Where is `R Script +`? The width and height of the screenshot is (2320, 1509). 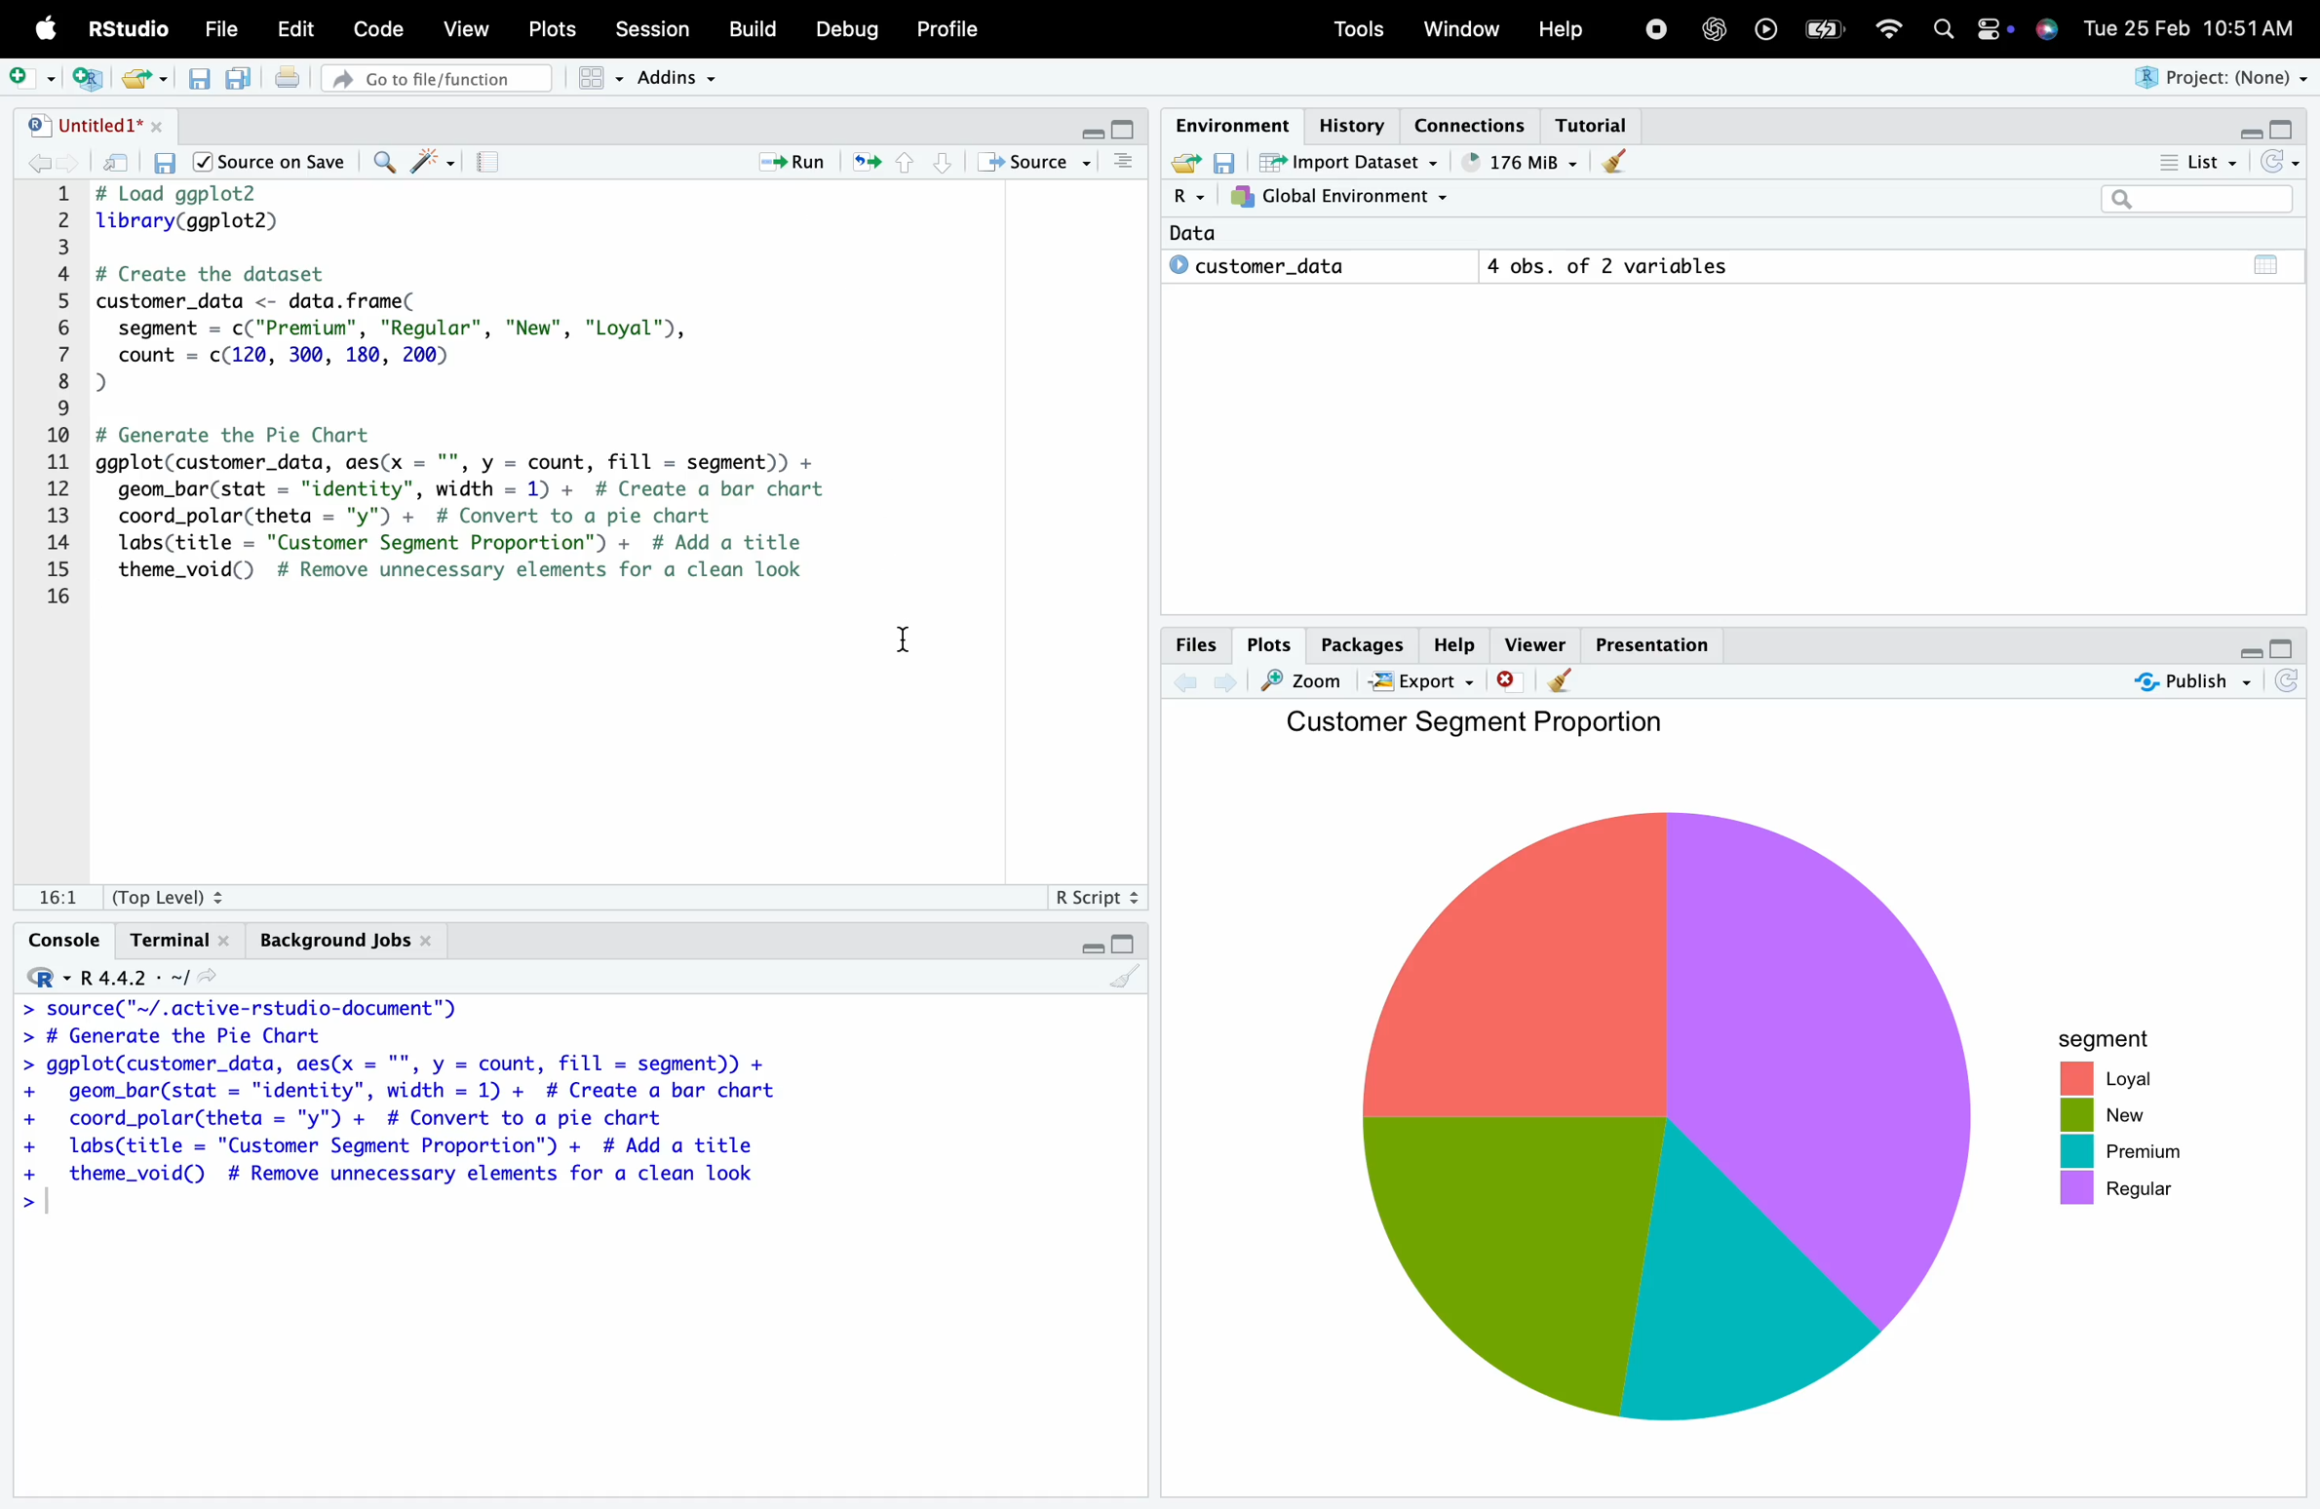 R Script + is located at coordinates (1094, 895).